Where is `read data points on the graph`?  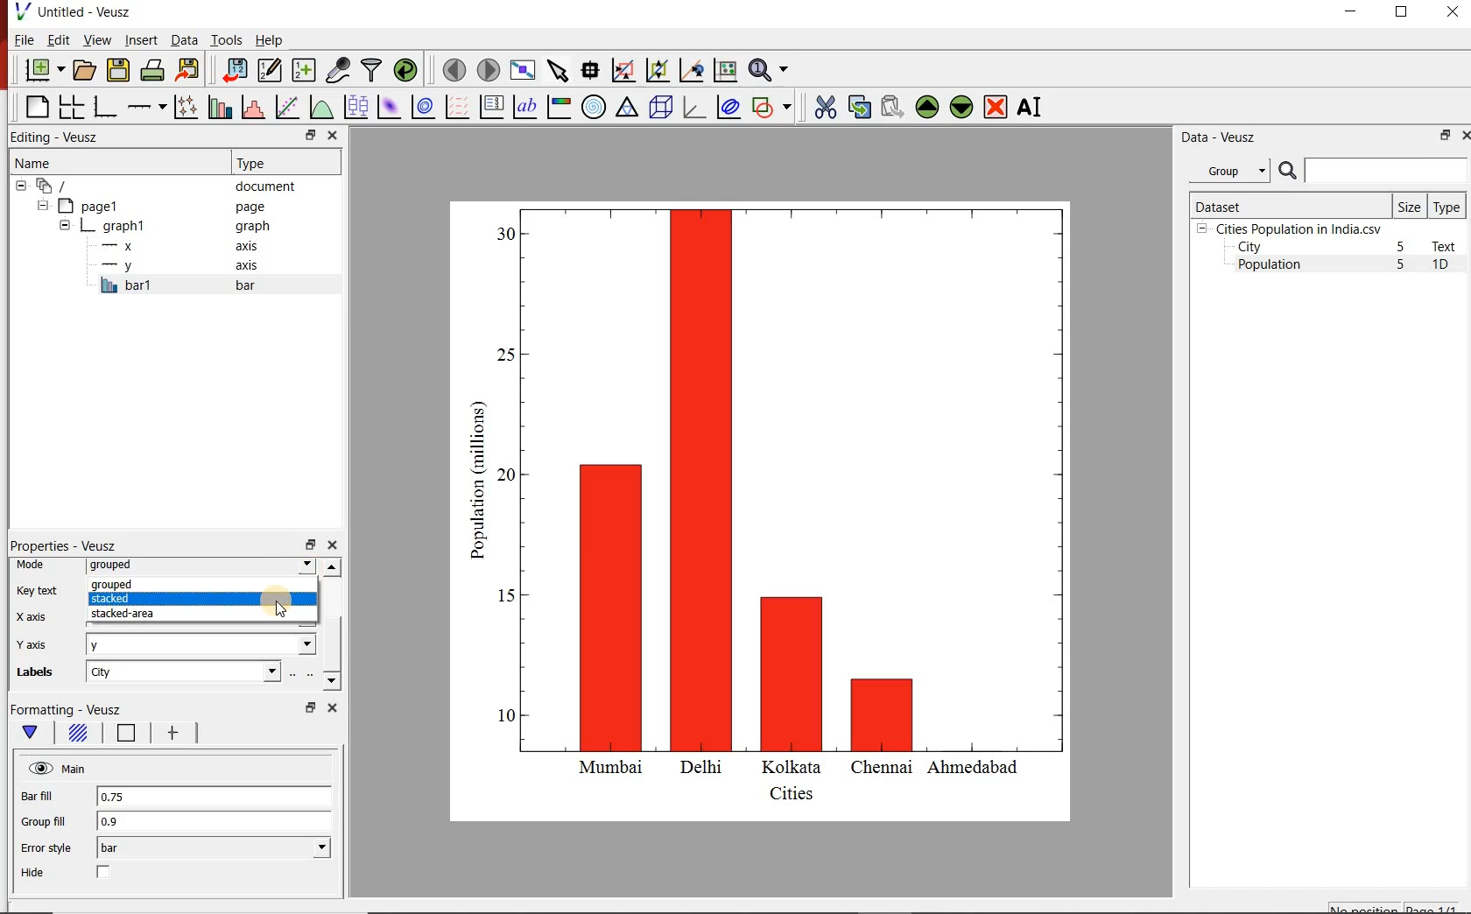
read data points on the graph is located at coordinates (589, 68).